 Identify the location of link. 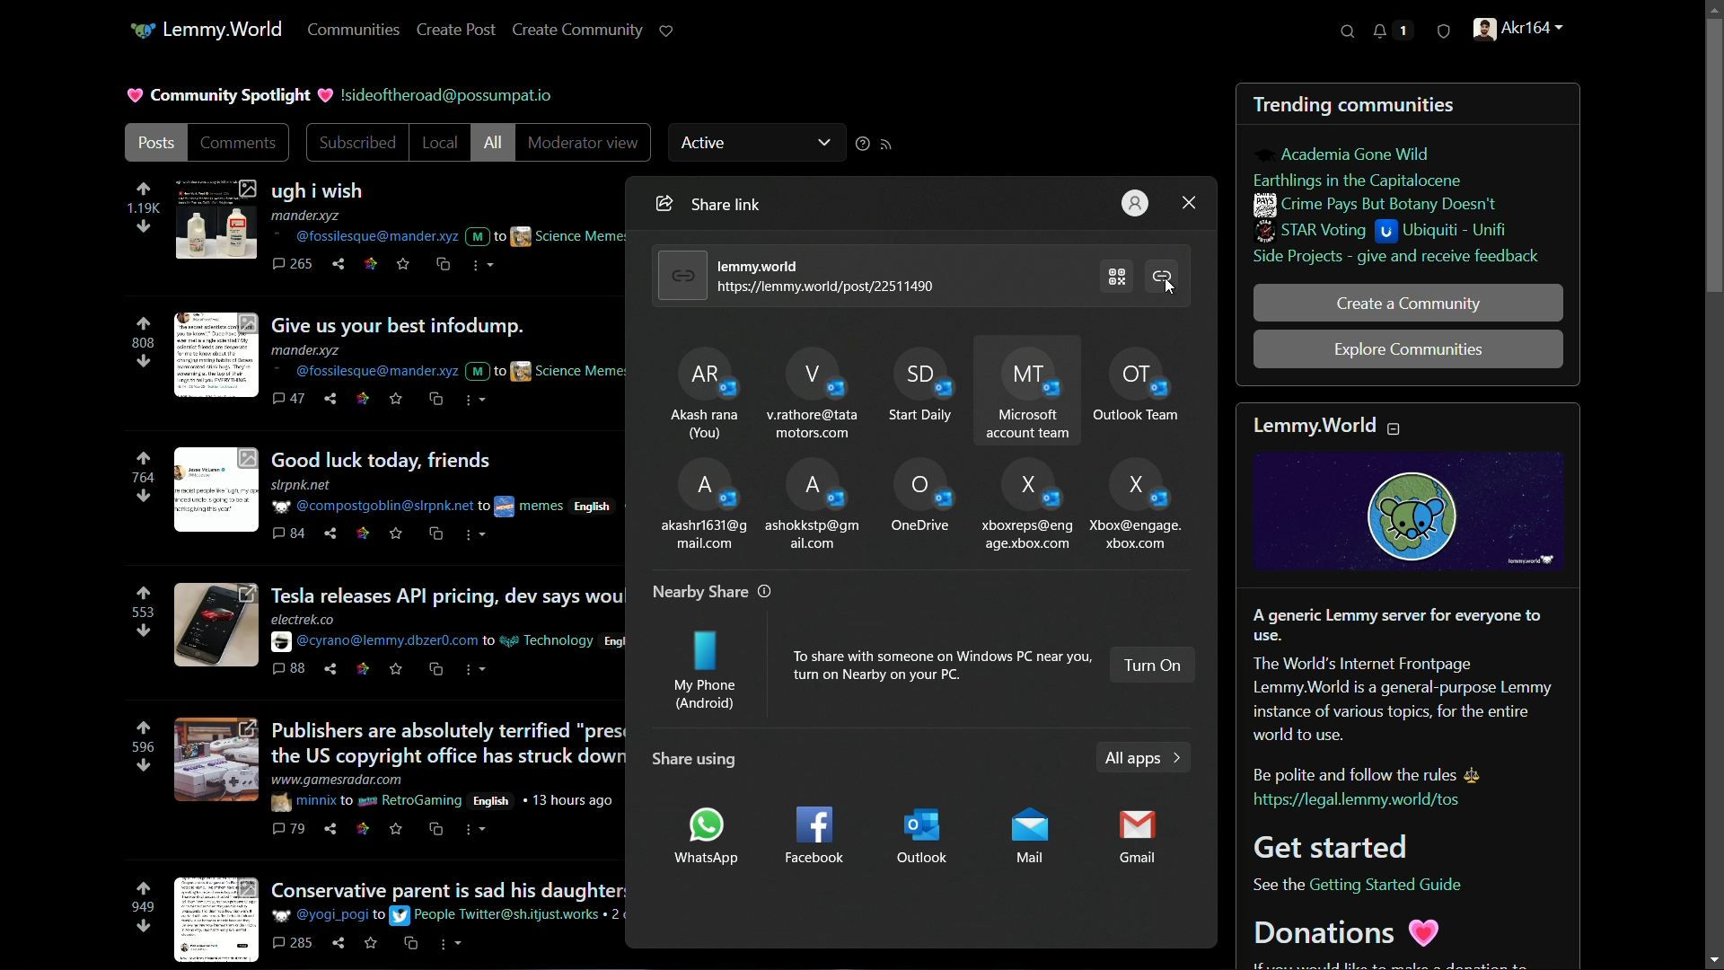
(361, 534).